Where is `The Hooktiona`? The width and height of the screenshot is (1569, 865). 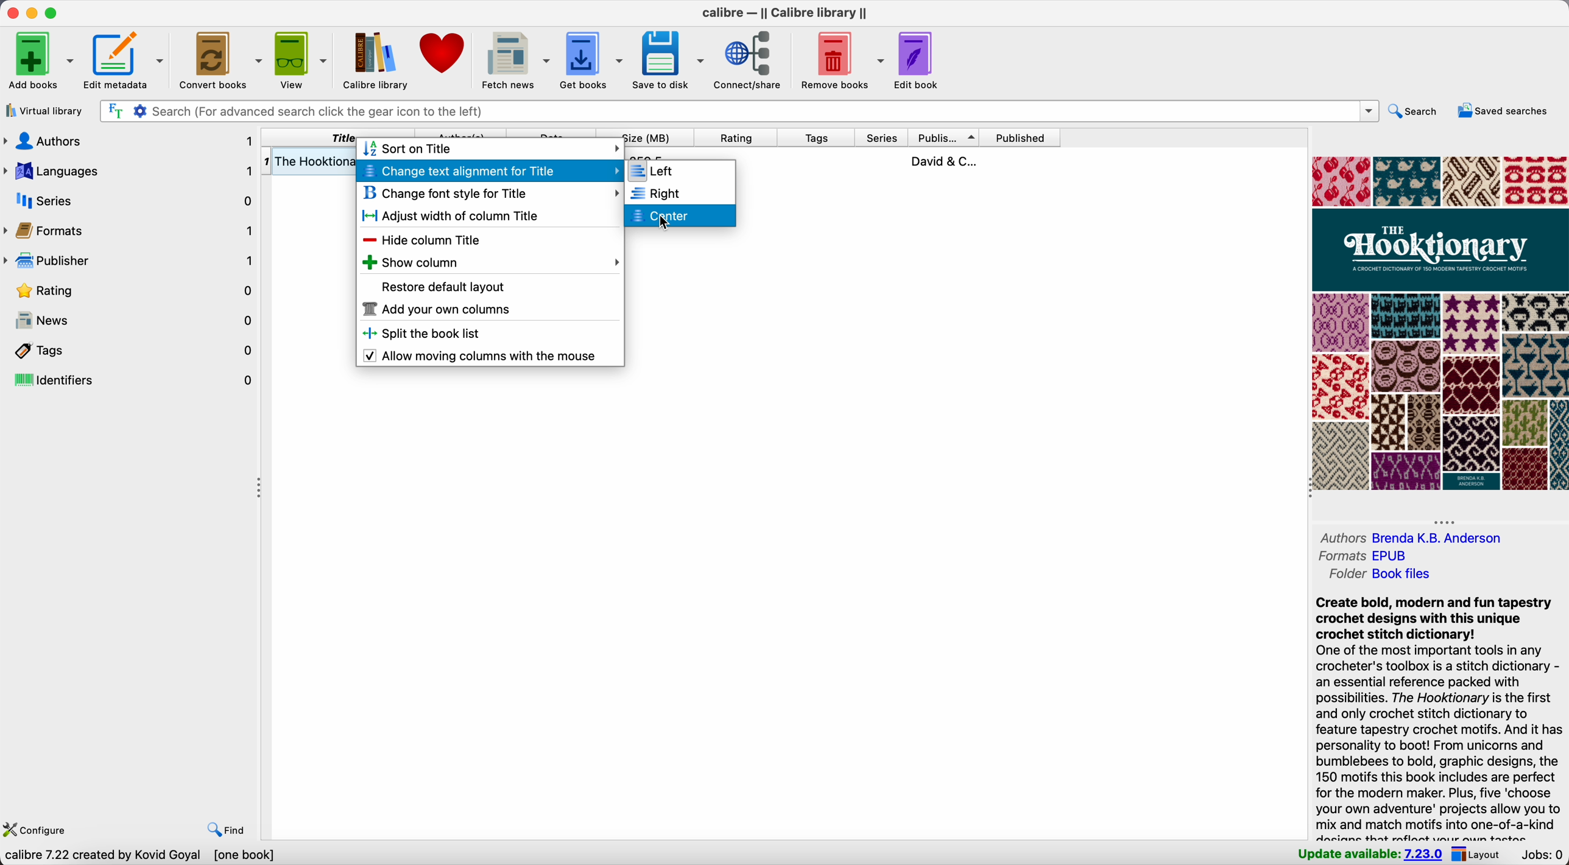 The Hooktiona is located at coordinates (308, 160).